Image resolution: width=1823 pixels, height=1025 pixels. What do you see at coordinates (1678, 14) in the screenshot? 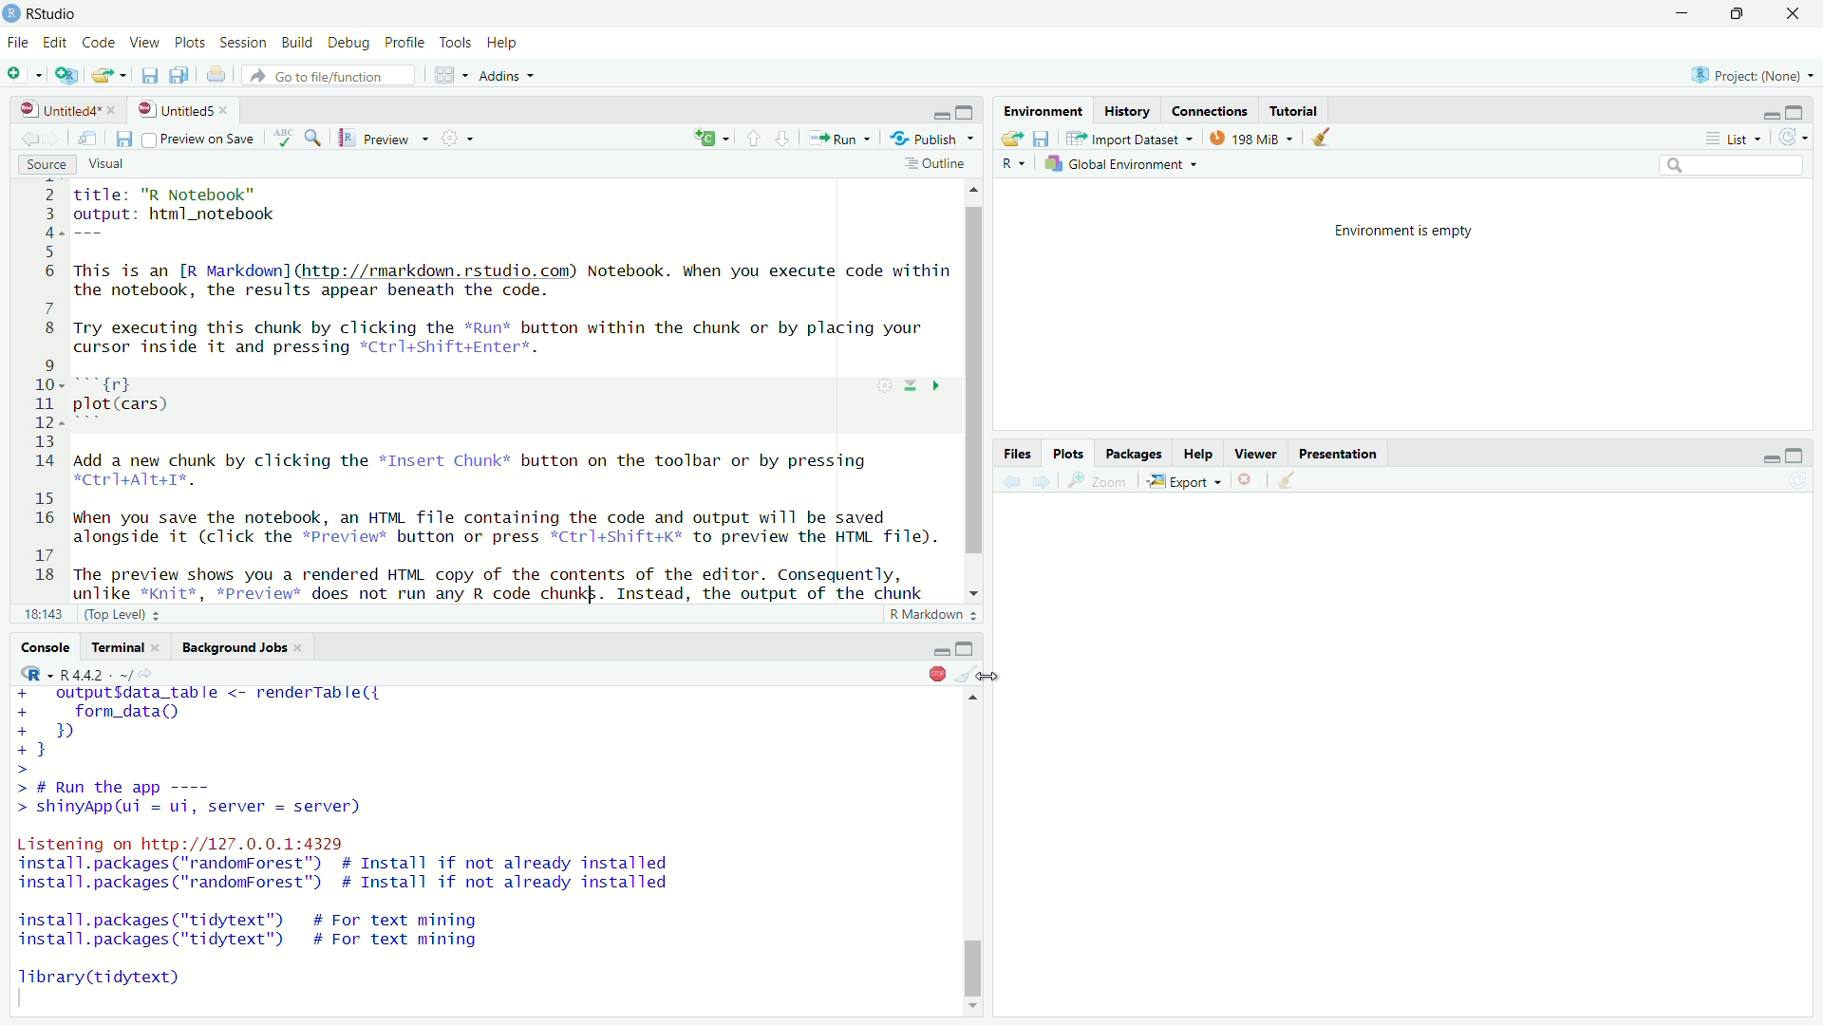
I see `minimise` at bounding box center [1678, 14].